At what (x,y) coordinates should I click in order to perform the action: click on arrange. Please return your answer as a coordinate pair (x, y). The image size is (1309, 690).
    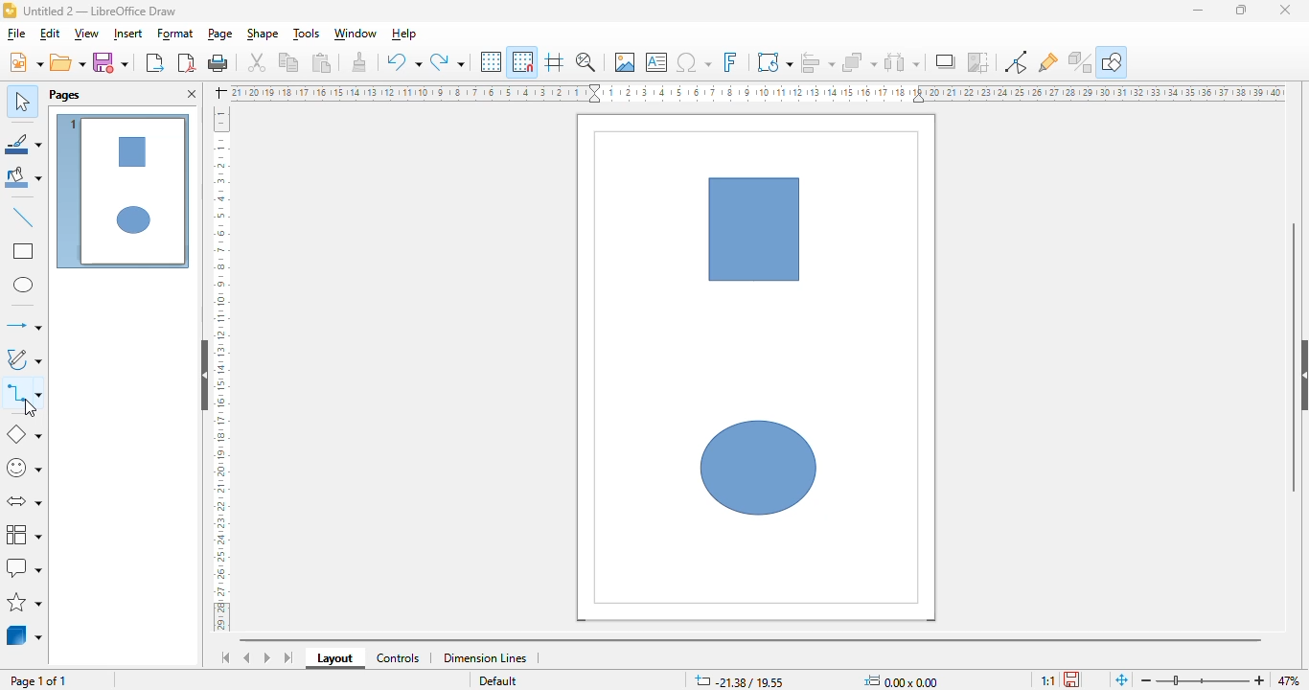
    Looking at the image, I should click on (860, 62).